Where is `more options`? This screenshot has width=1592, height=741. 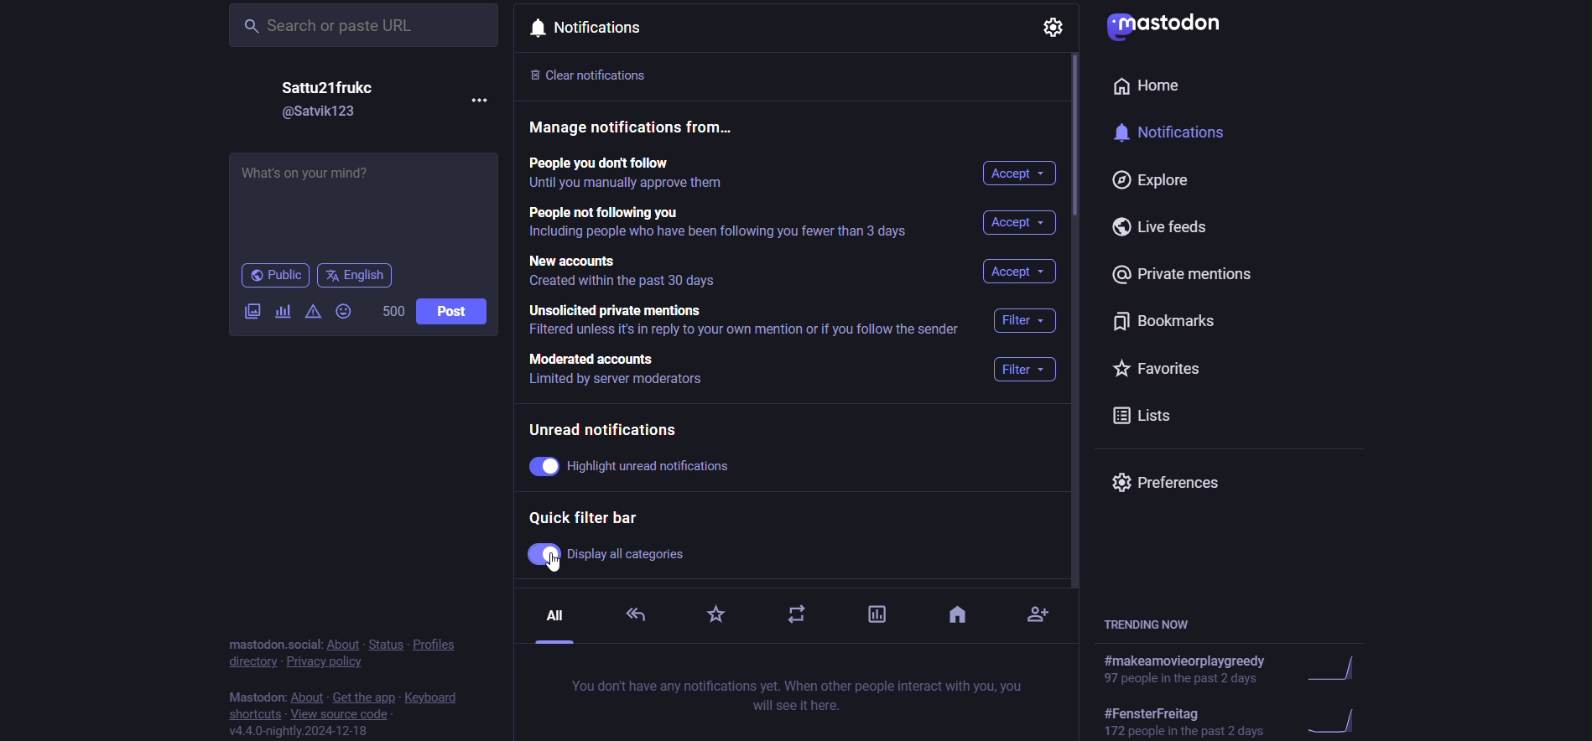
more options is located at coordinates (485, 102).